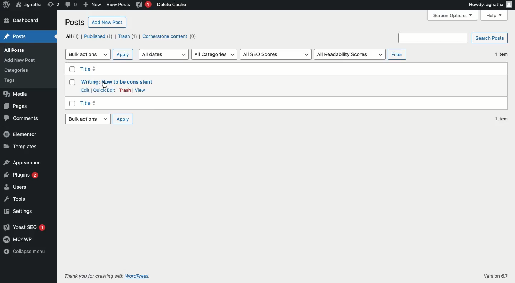 The image size is (515, 283). I want to click on Apply, so click(123, 54).